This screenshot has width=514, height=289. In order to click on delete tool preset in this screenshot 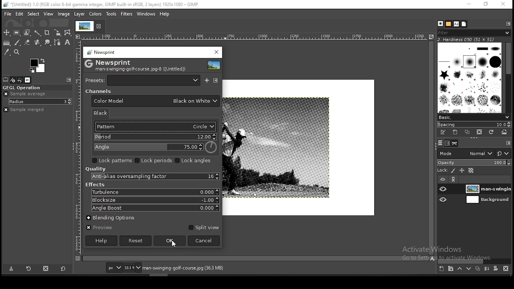, I will do `click(45, 269)`.